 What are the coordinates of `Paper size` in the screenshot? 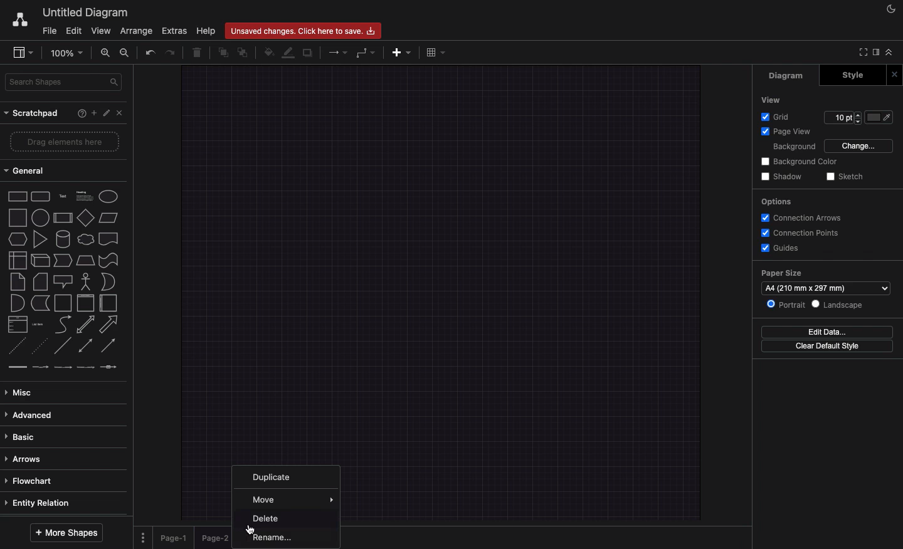 It's located at (825, 283).